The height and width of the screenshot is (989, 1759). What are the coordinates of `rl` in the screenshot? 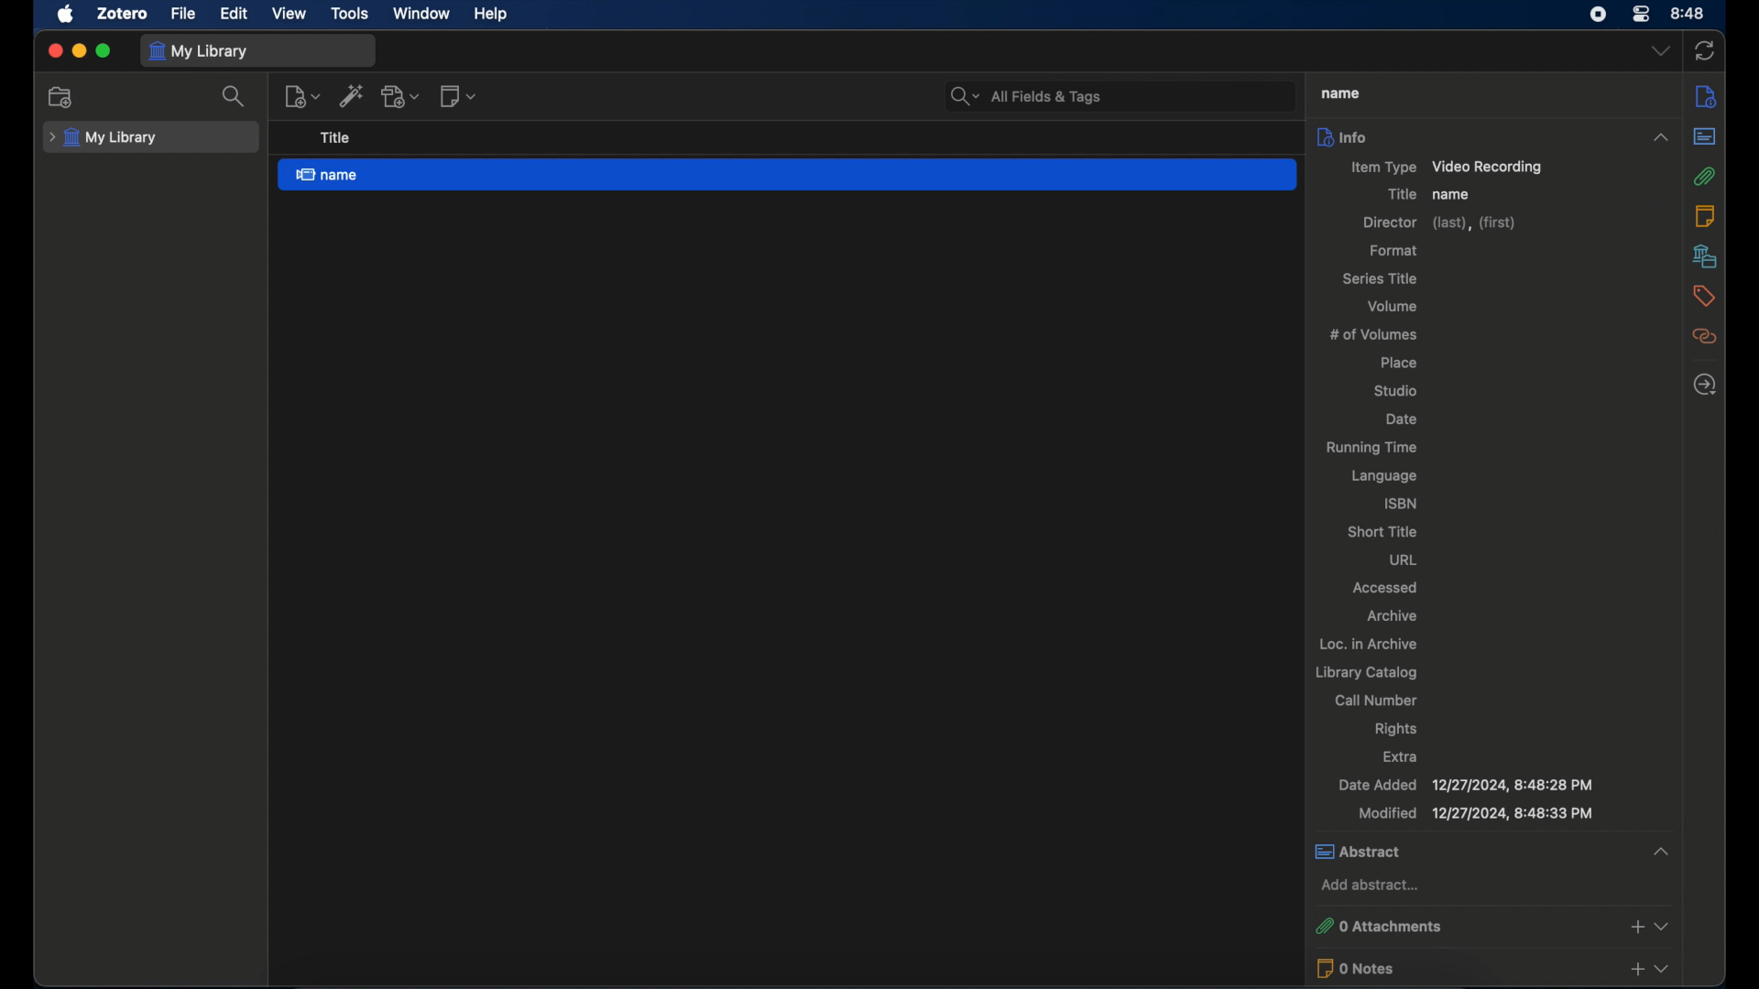 It's located at (1404, 559).